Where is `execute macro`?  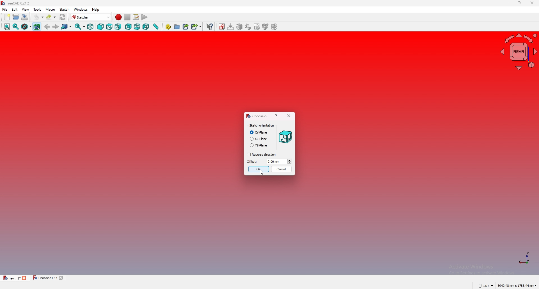
execute macro is located at coordinates (145, 17).